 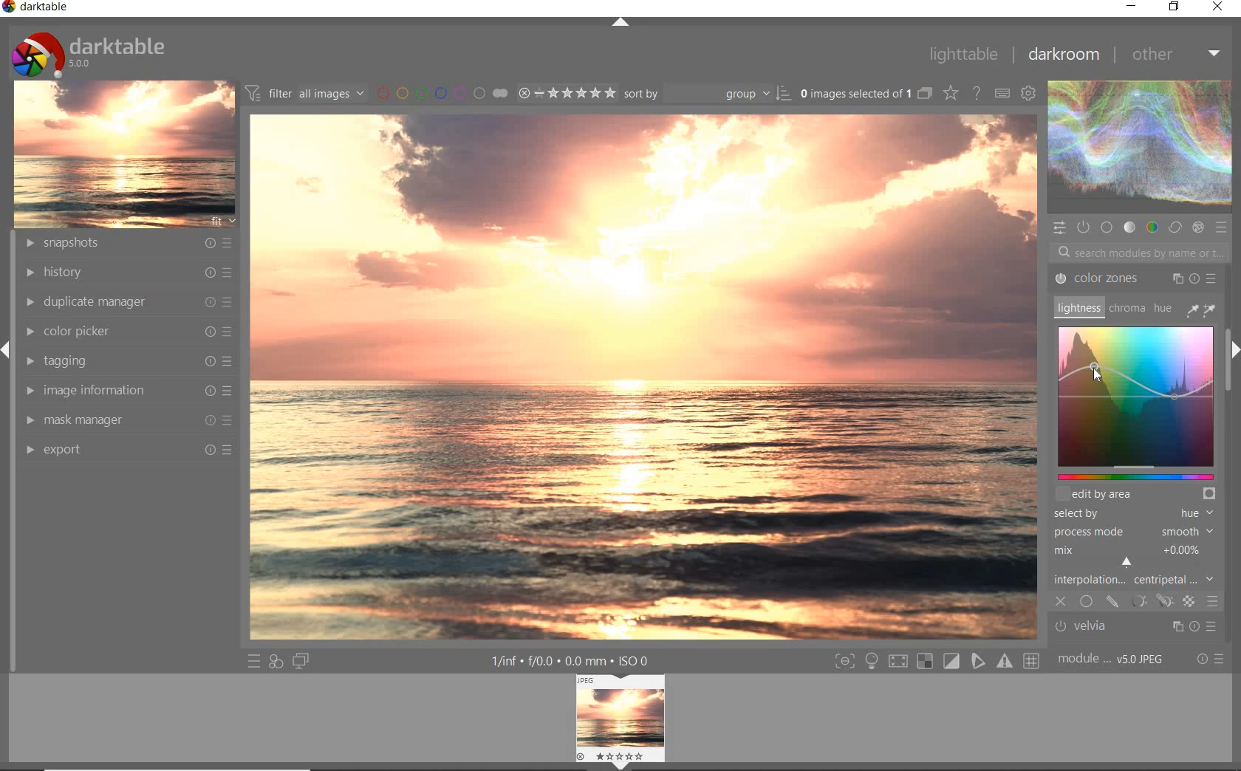 I want to click on lighttable, so click(x=962, y=54).